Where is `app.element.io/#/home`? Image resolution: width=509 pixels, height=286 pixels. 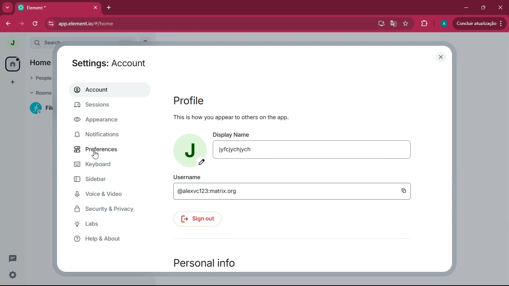 app.element.io/#/home is located at coordinates (132, 24).